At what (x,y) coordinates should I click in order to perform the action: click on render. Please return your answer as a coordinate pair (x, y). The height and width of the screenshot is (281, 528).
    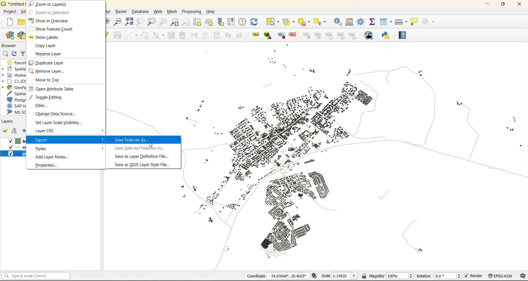
    Looking at the image, I should click on (474, 276).